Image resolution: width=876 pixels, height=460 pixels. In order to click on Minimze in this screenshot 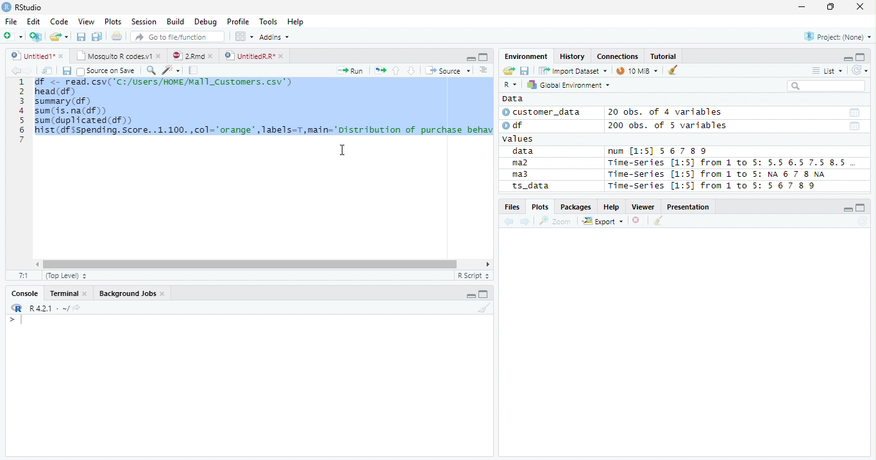, I will do `click(847, 58)`.